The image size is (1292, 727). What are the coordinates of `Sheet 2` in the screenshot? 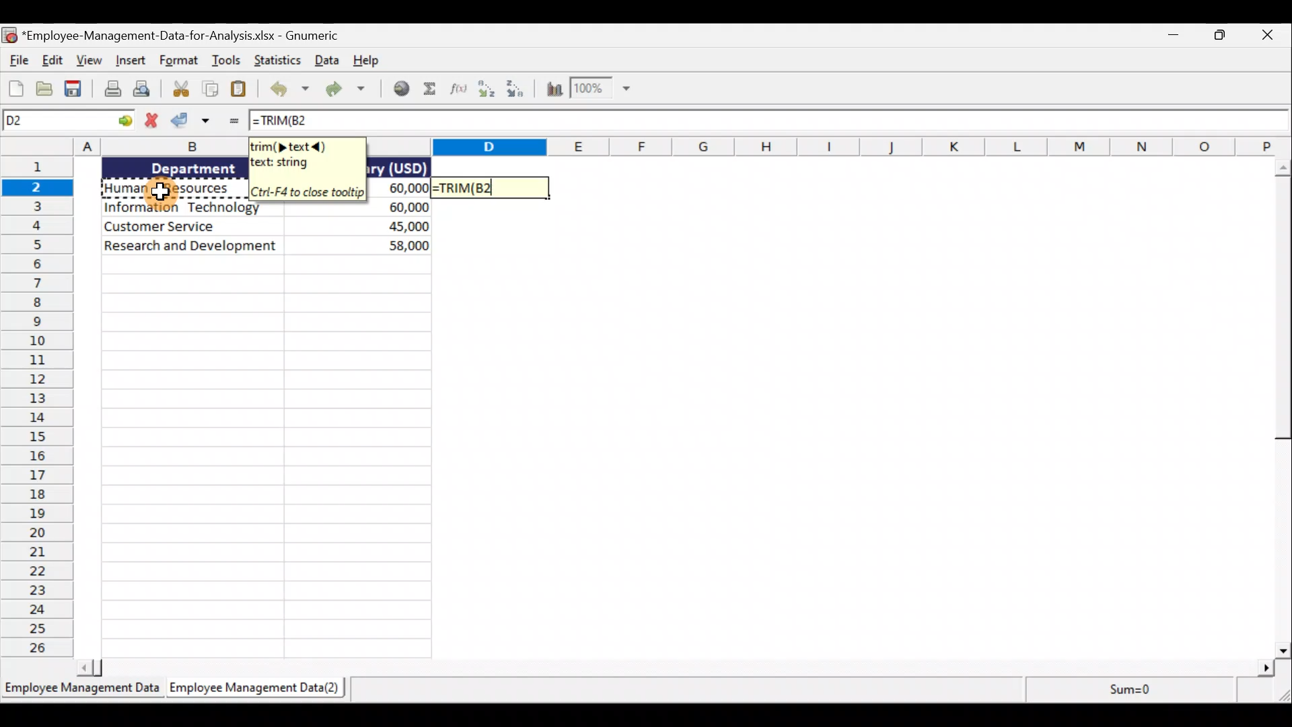 It's located at (262, 689).